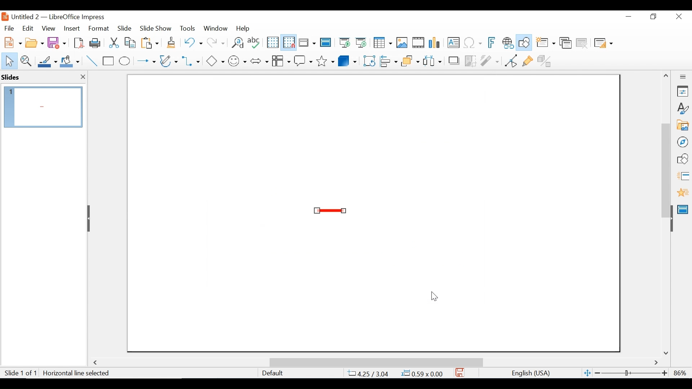 This screenshot has height=389, width=692. What do you see at coordinates (460, 372) in the screenshot?
I see `Save` at bounding box center [460, 372].